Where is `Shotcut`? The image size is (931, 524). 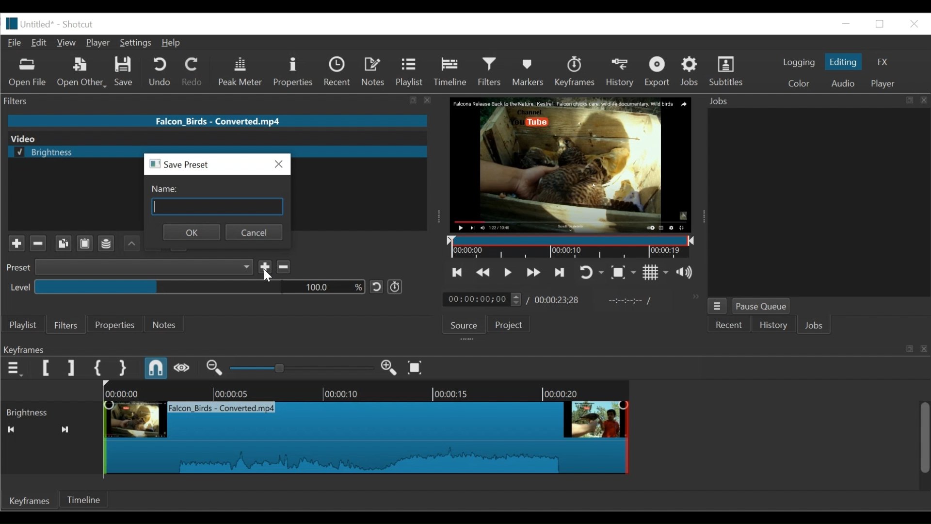
Shotcut is located at coordinates (80, 24).